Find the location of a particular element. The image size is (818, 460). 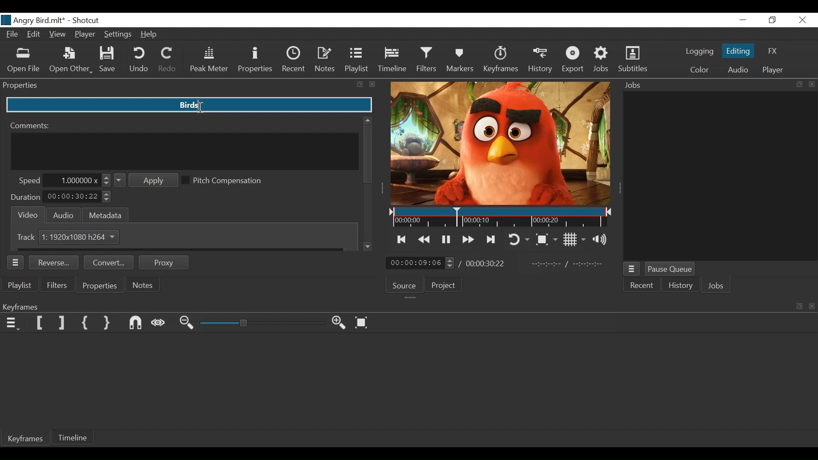

Zoom Keyframe out is located at coordinates (188, 324).